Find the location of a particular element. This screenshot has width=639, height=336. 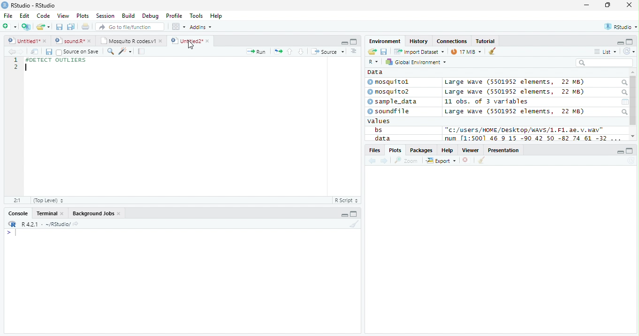

R Script is located at coordinates (347, 200).